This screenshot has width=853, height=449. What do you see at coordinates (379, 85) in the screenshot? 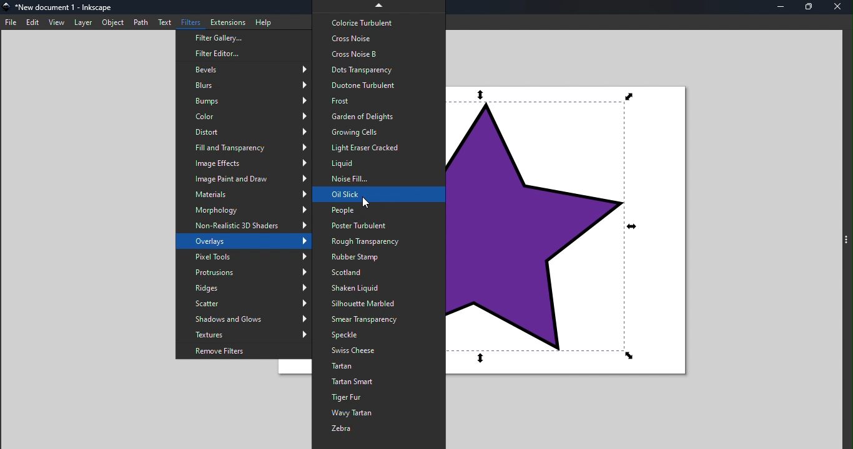
I see `Duotone turbulent` at bounding box center [379, 85].